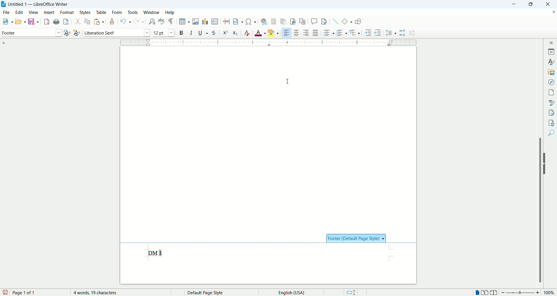 This screenshot has height=296, width=557. I want to click on single page view, so click(478, 293).